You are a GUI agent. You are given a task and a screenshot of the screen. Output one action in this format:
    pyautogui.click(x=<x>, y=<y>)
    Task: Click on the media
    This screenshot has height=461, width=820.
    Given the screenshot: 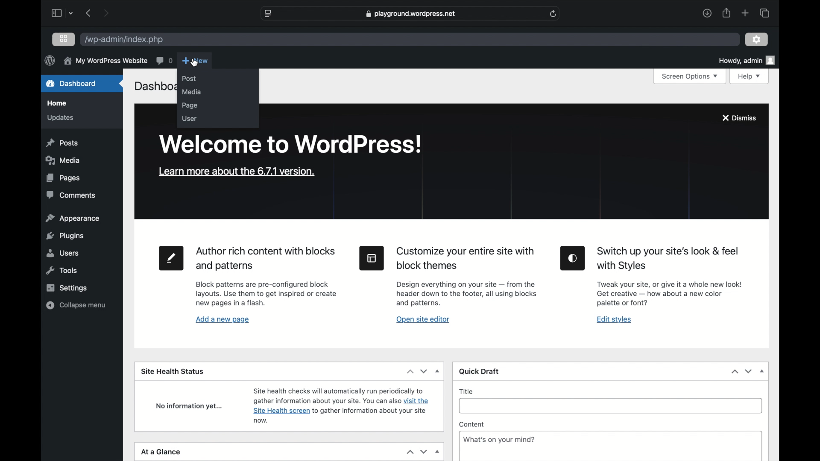 What is the action you would take?
    pyautogui.click(x=191, y=91)
    